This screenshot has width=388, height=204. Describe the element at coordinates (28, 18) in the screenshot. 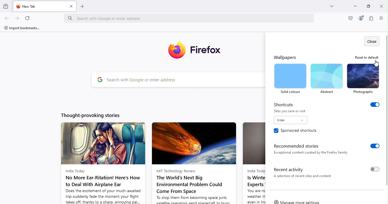

I see `Reload the current page` at that location.